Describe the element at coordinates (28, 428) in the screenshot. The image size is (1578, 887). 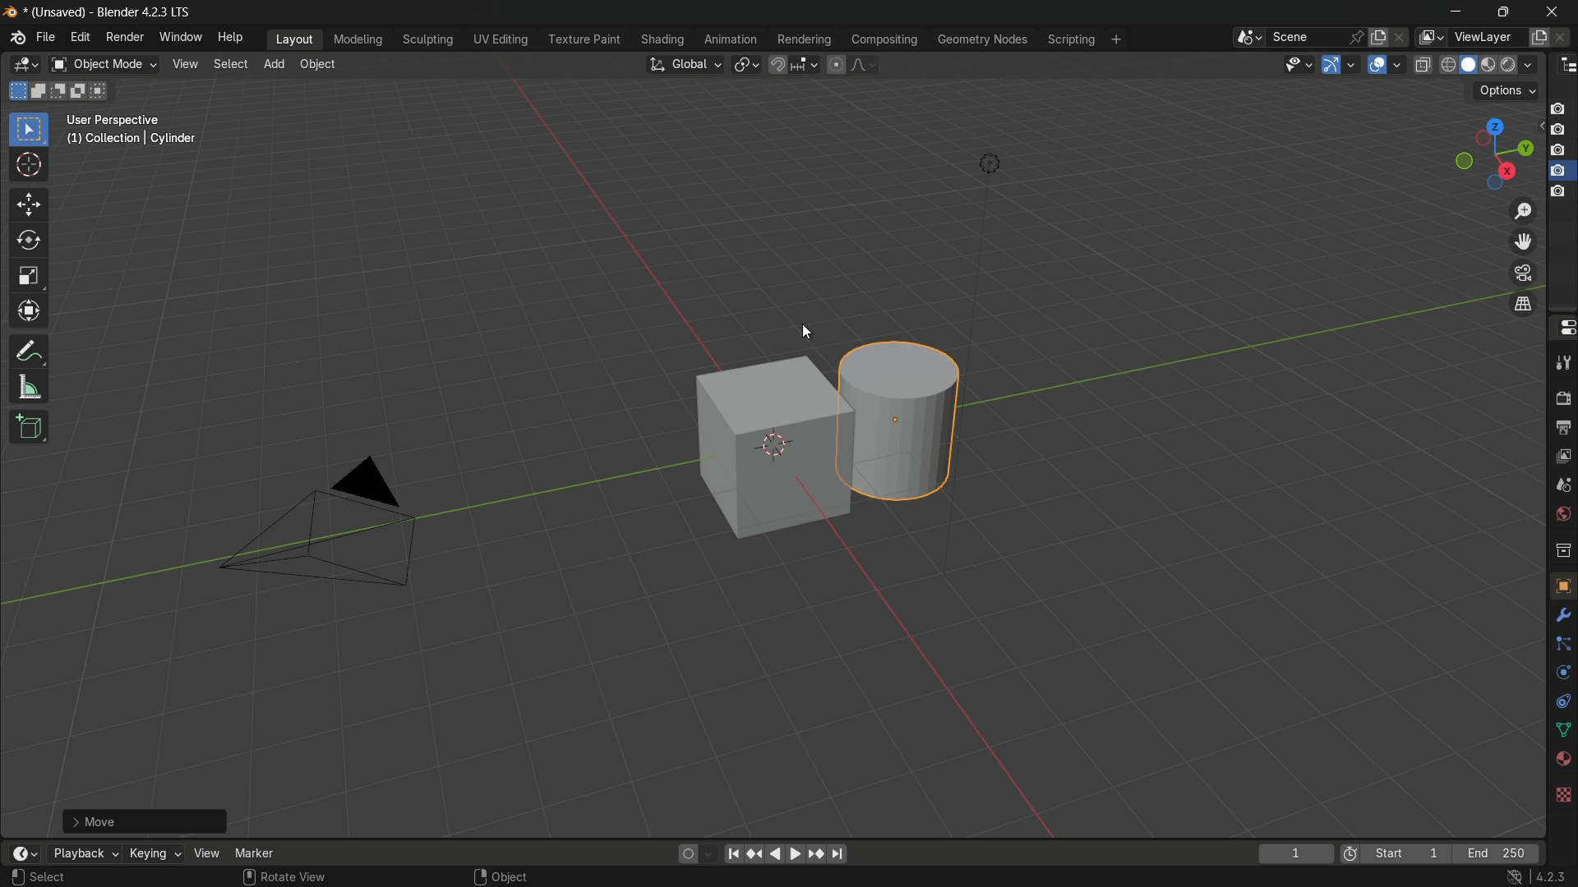
I see `add cube` at that location.